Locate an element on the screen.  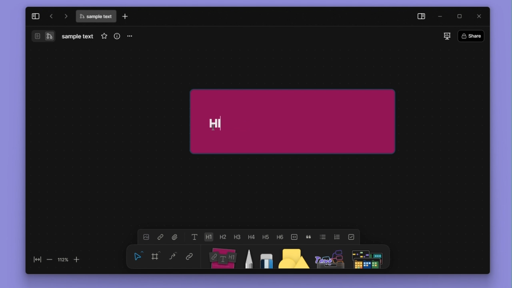
text is located at coordinates (195, 237).